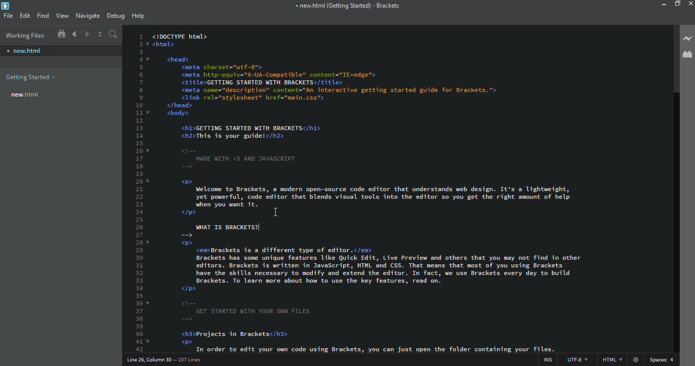 The width and height of the screenshot is (695, 366). Describe the element at coordinates (672, 57) in the screenshot. I see `scroll bar` at that location.